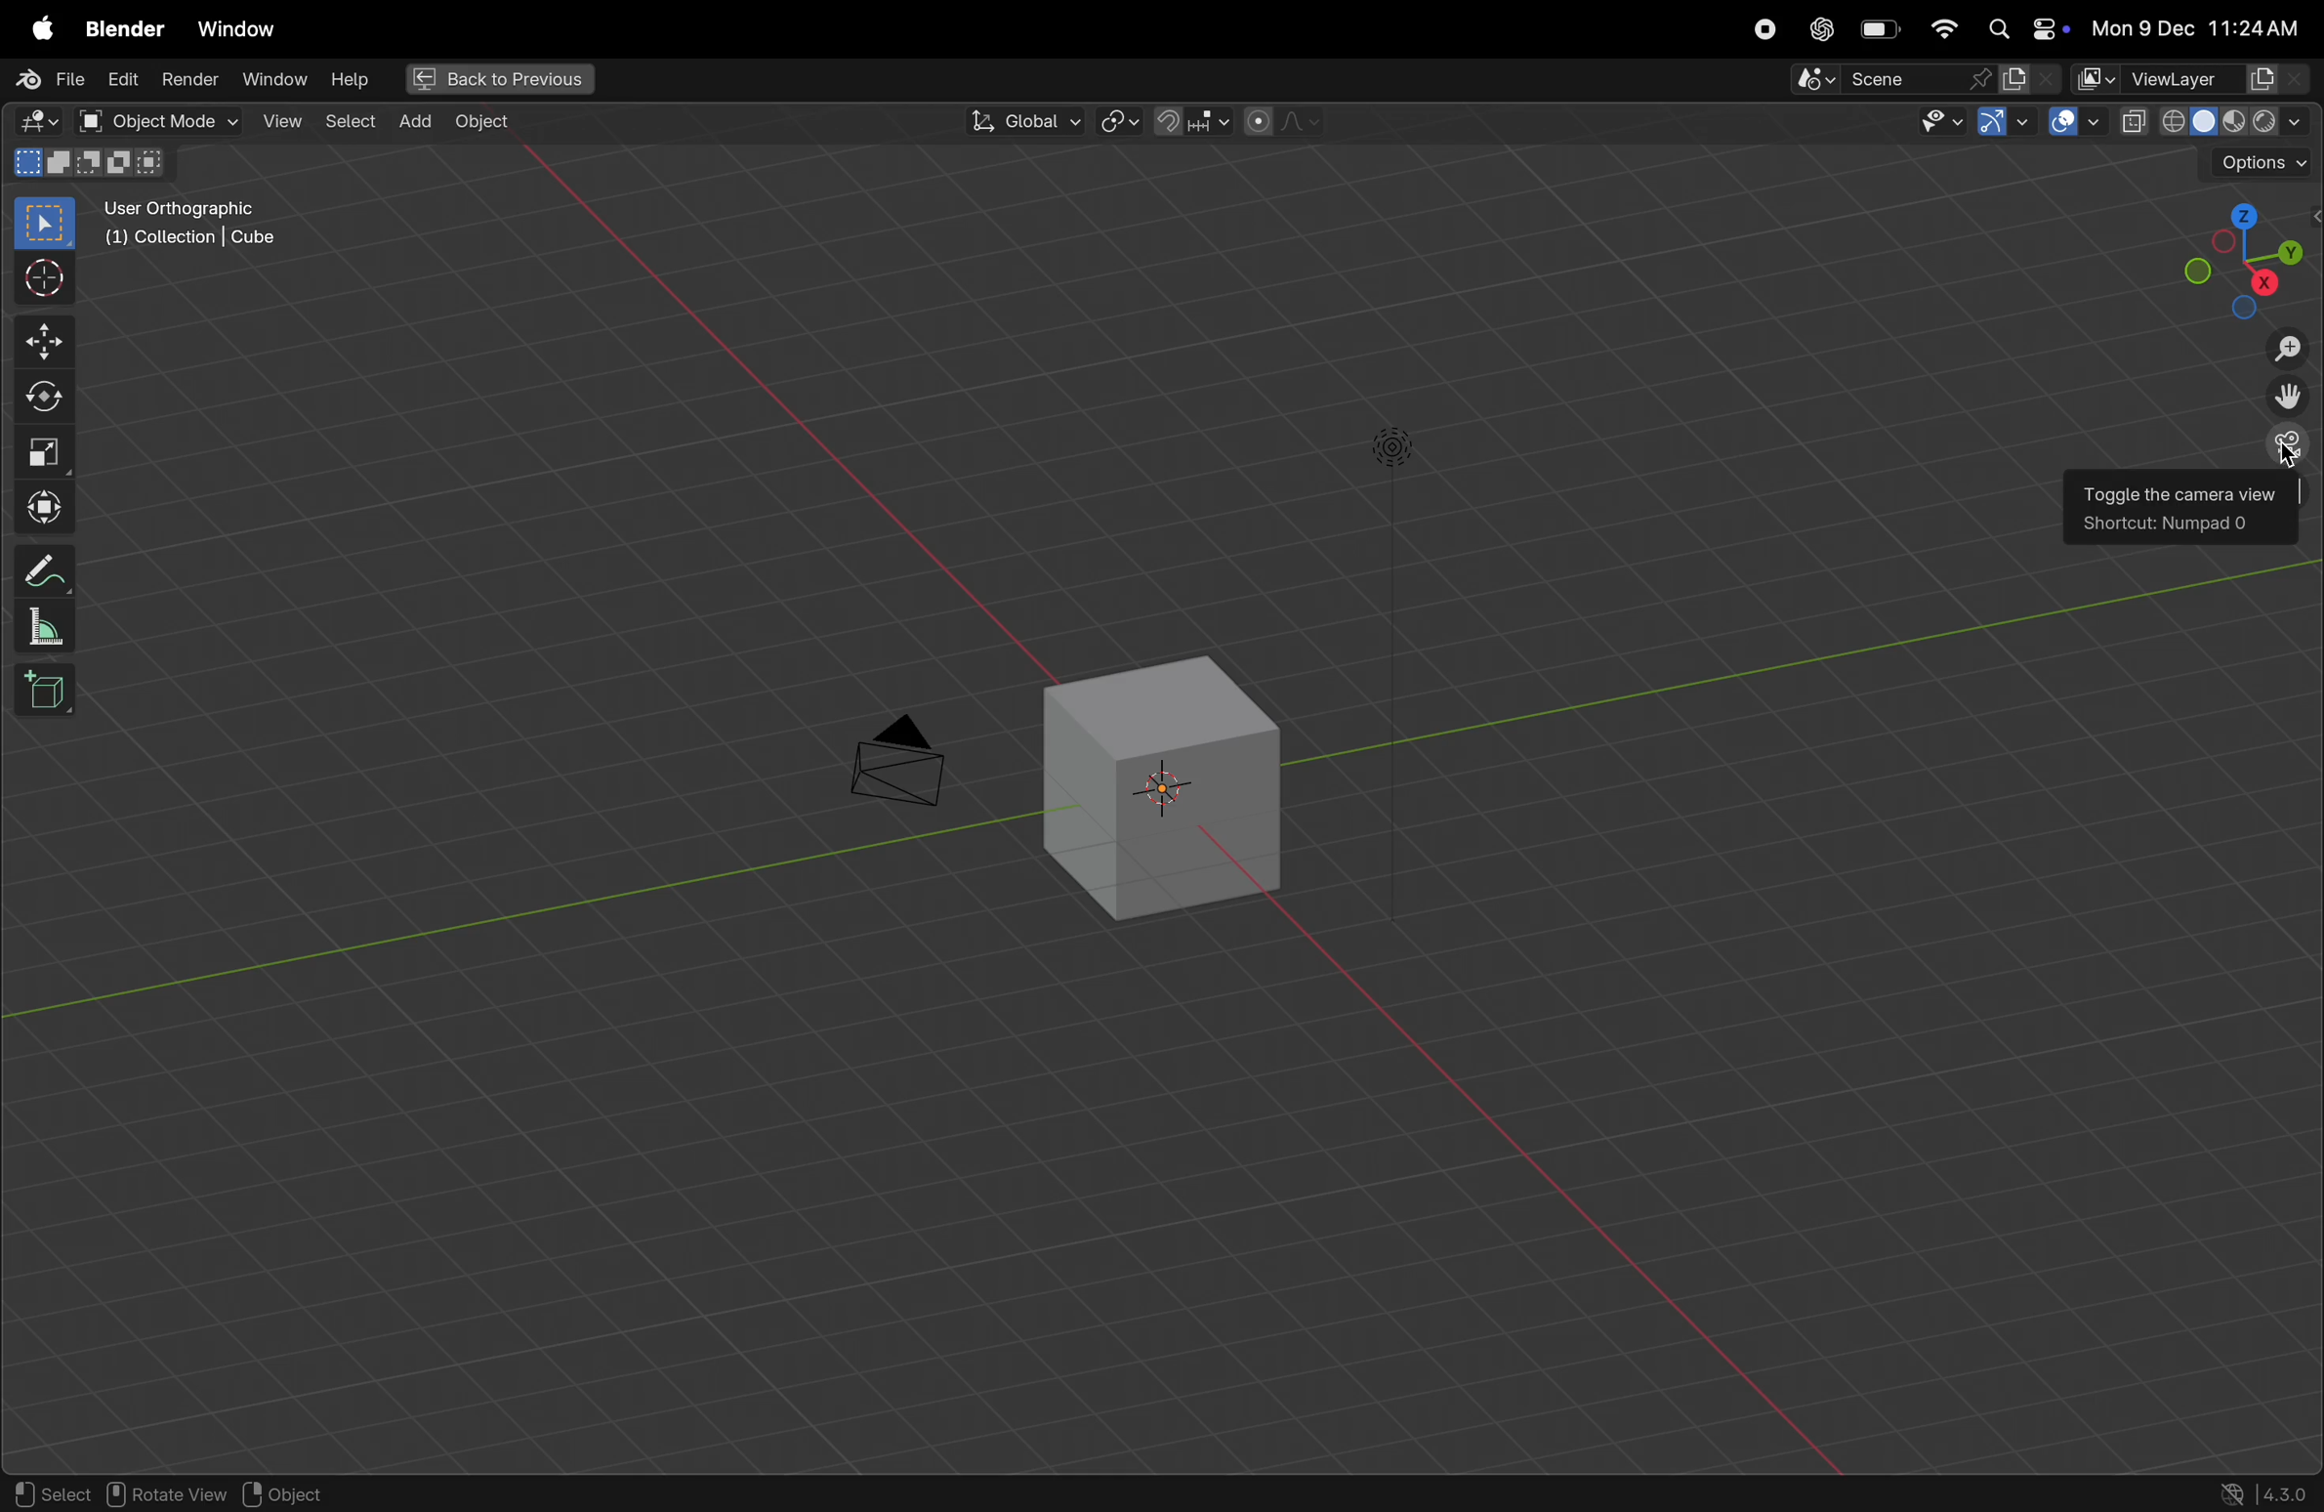  Describe the element at coordinates (1891, 80) in the screenshot. I see `scene` at that location.